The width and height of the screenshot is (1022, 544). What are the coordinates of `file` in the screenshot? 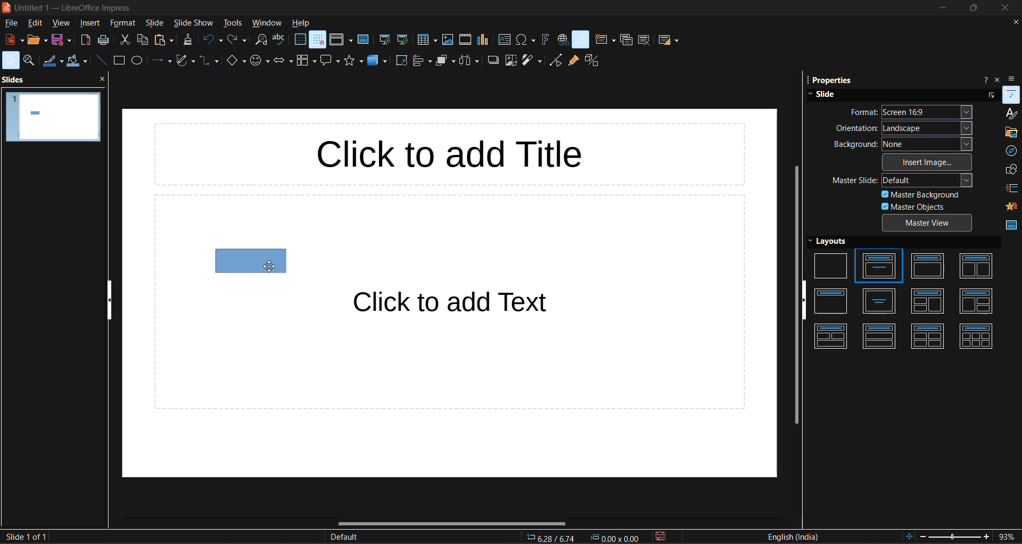 It's located at (12, 23).